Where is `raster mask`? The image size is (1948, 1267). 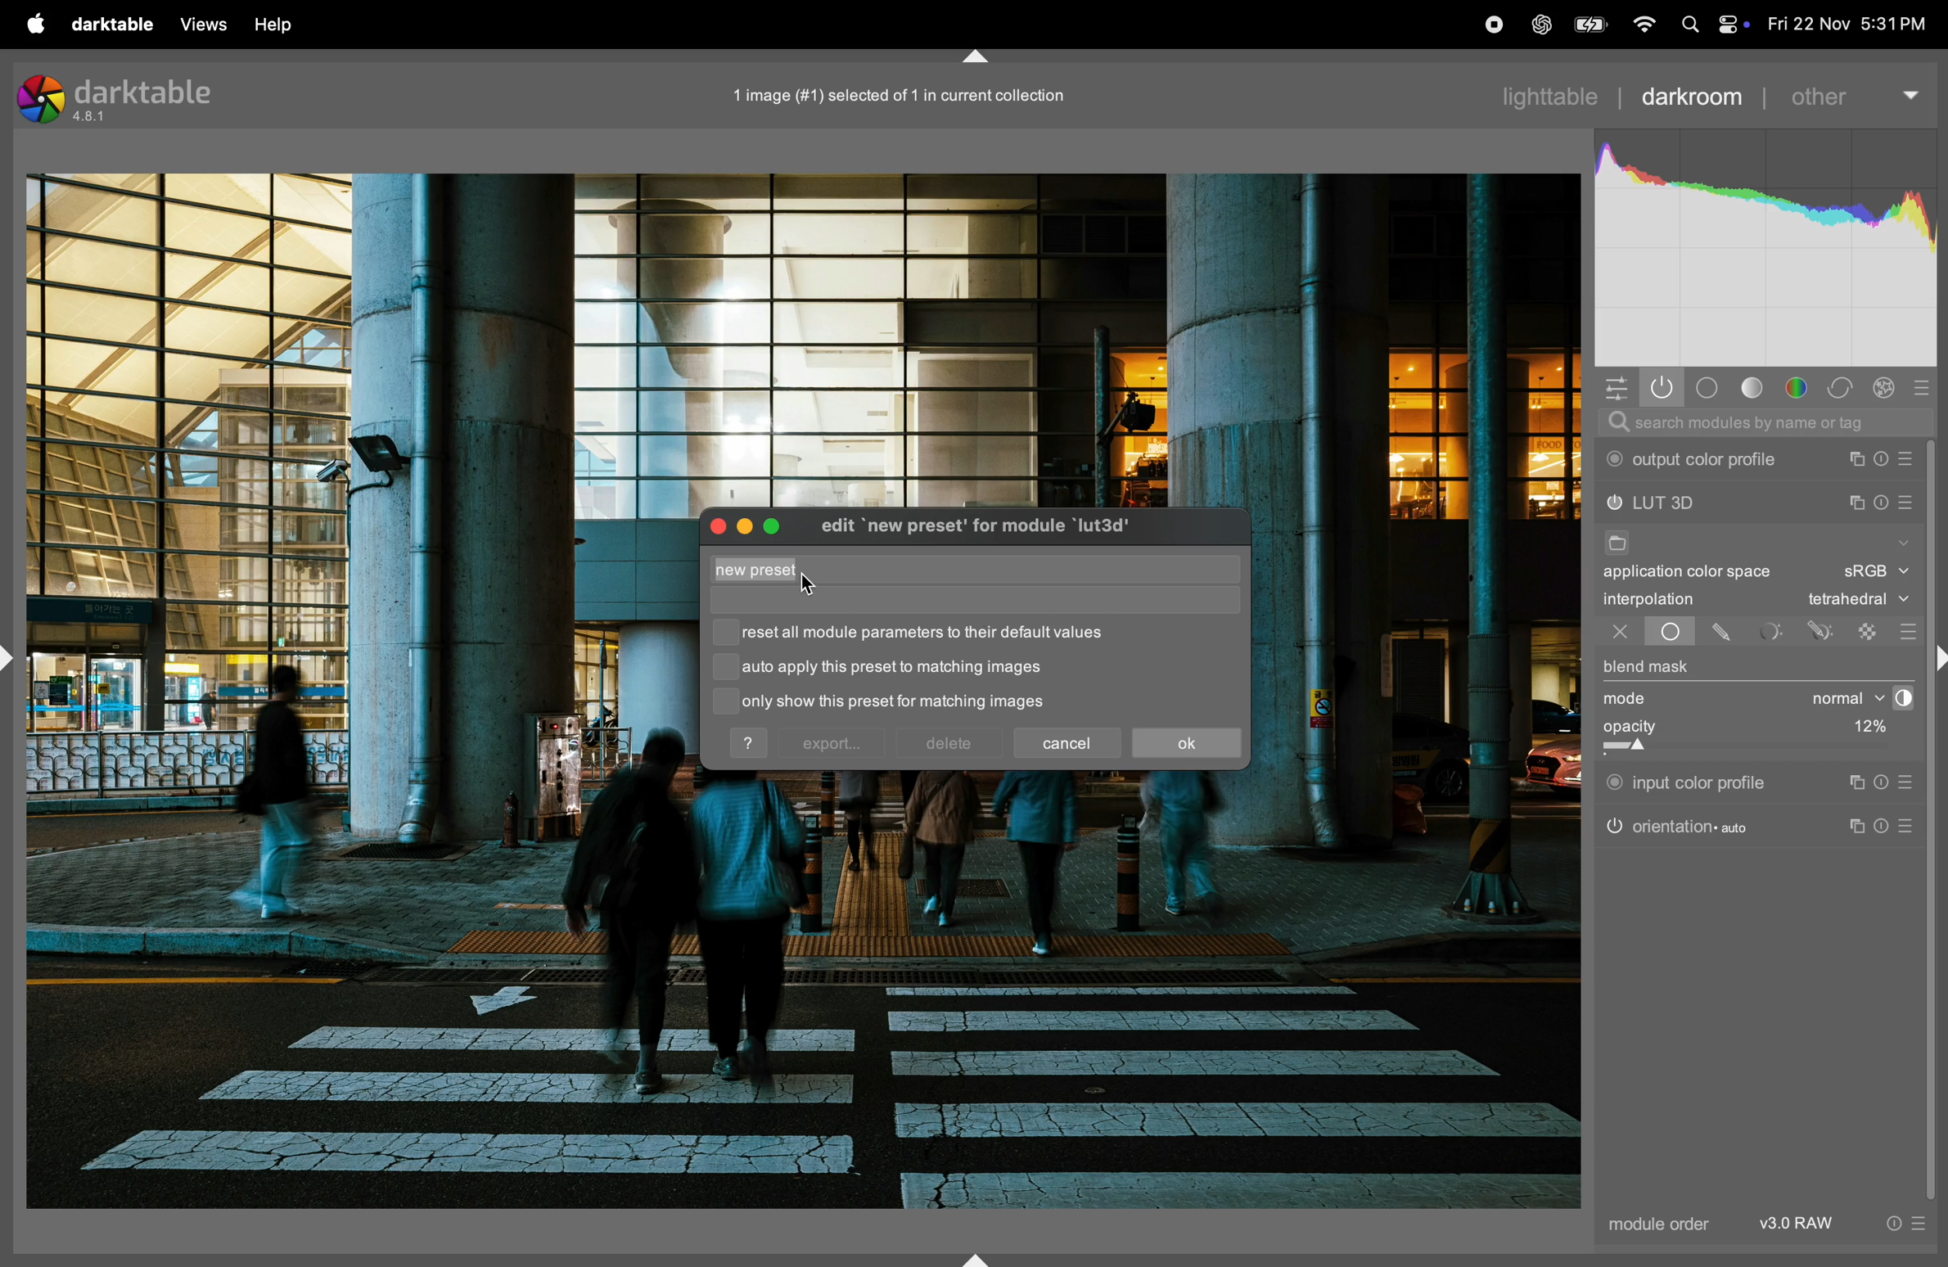
raster mask is located at coordinates (1869, 630).